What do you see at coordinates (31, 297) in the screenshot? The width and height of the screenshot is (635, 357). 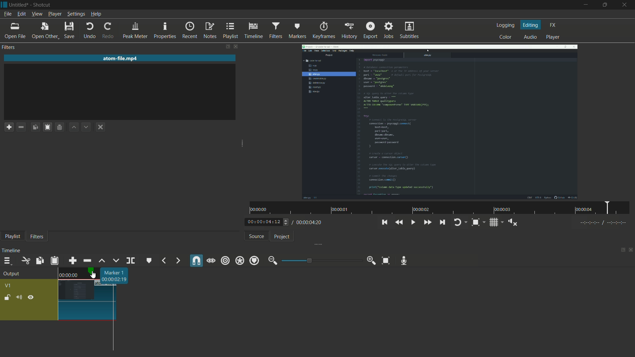 I see `hide` at bounding box center [31, 297].